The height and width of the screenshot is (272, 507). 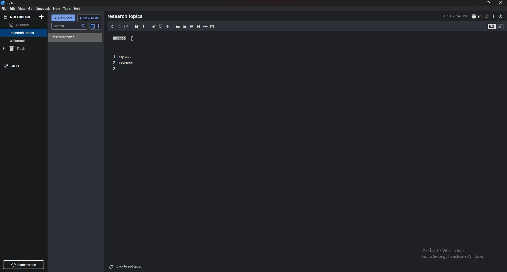 What do you see at coordinates (64, 18) in the screenshot?
I see `new note` at bounding box center [64, 18].